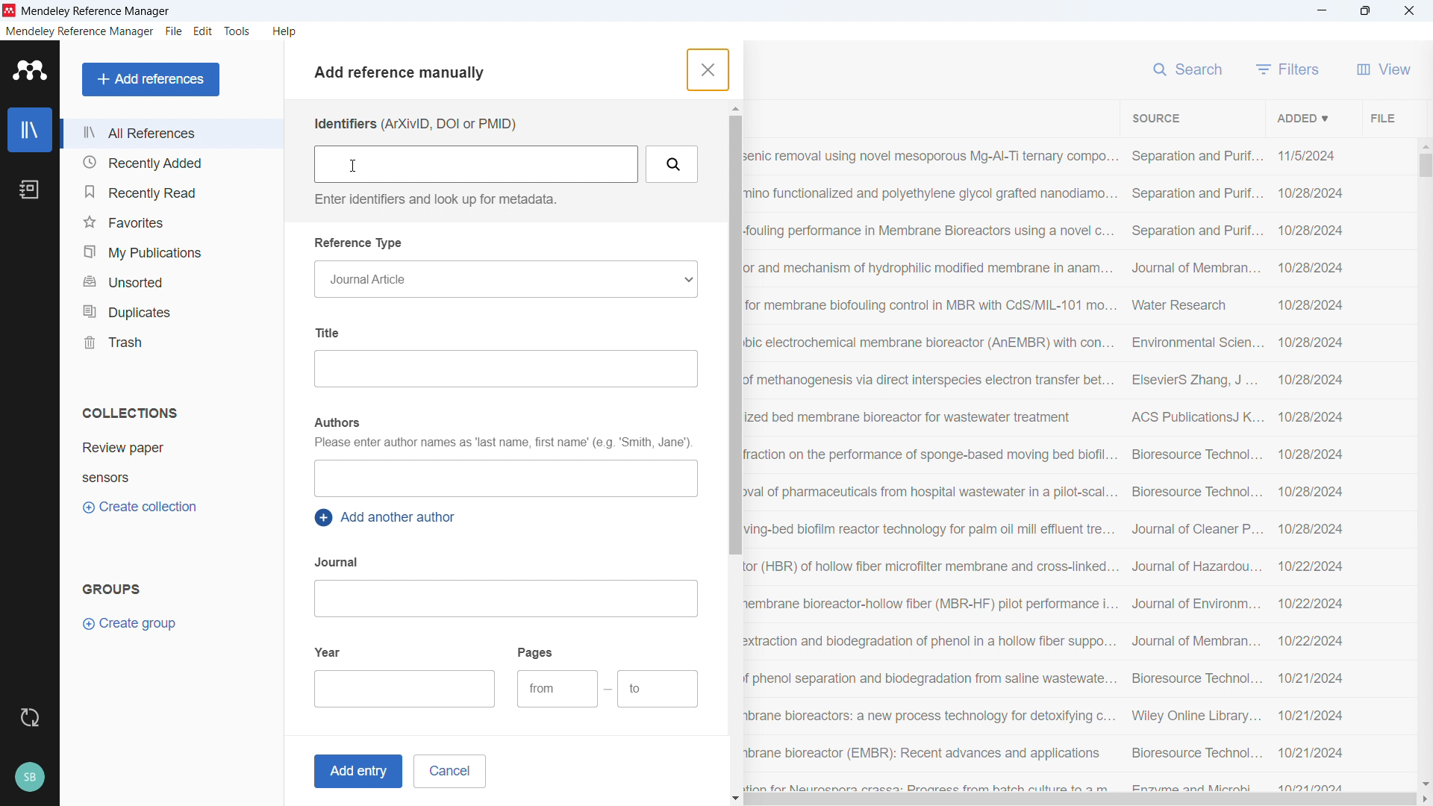 The image size is (1433, 806). Describe the element at coordinates (433, 199) in the screenshot. I see `Enter identifiers and look up for metadata` at that location.